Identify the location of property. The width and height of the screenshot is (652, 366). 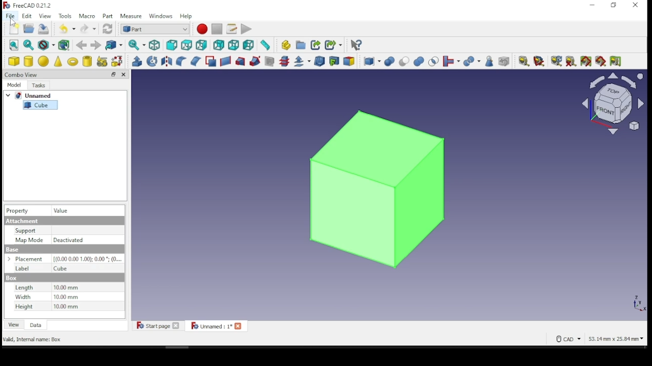
(18, 210).